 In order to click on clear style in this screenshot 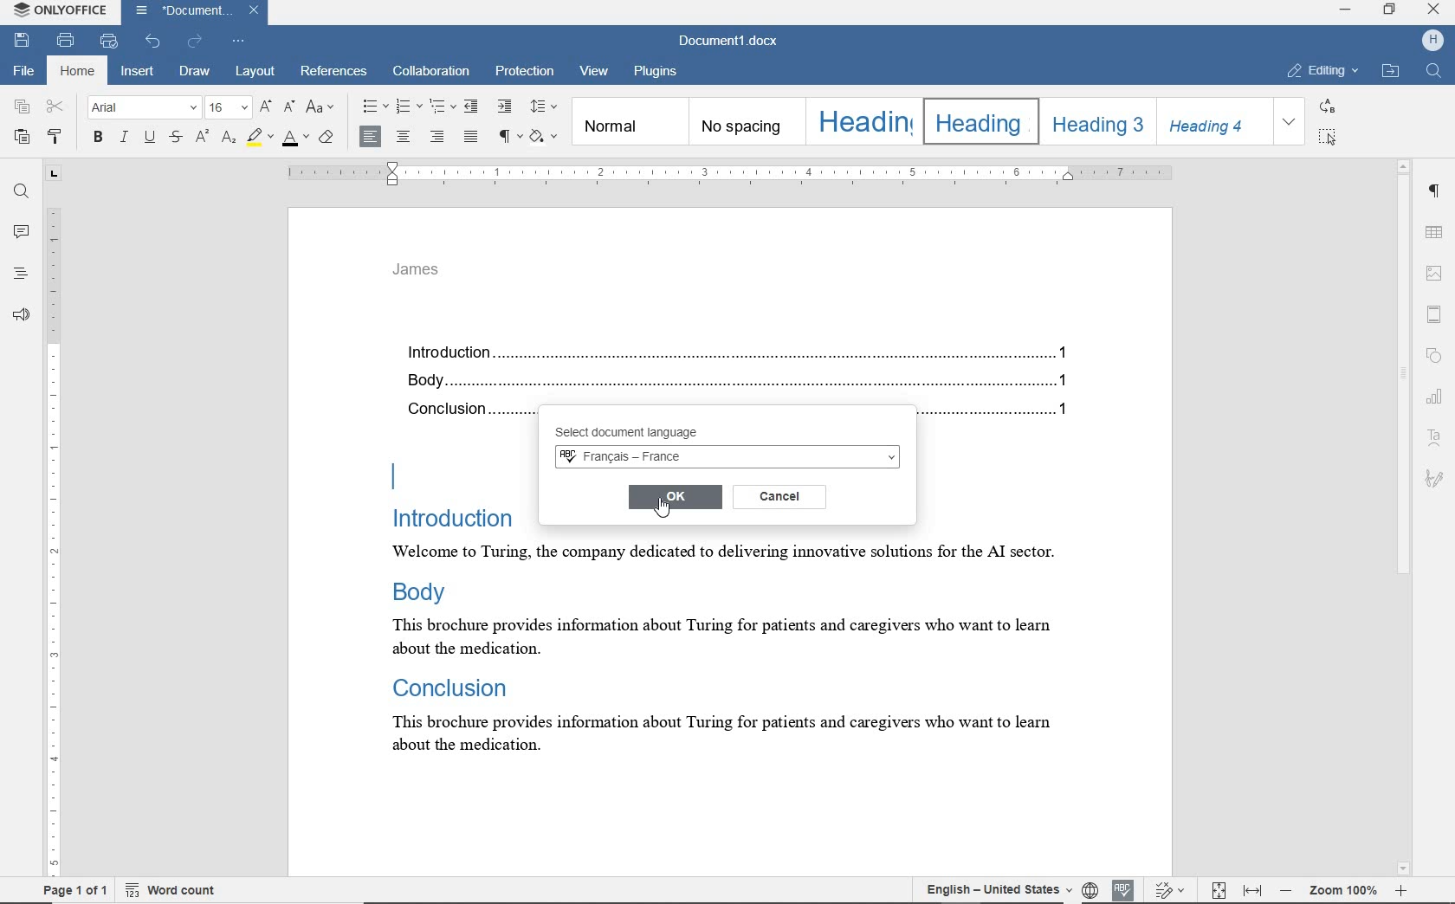, I will do `click(328, 138)`.